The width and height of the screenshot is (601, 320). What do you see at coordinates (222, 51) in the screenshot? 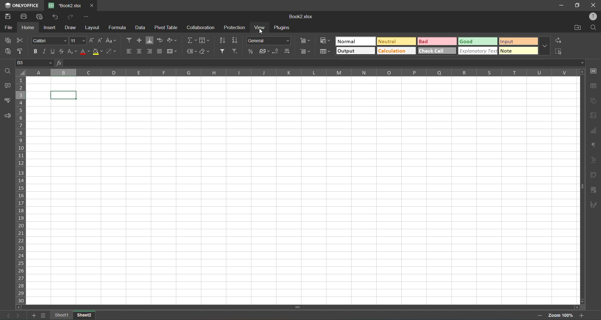
I see `filter` at bounding box center [222, 51].